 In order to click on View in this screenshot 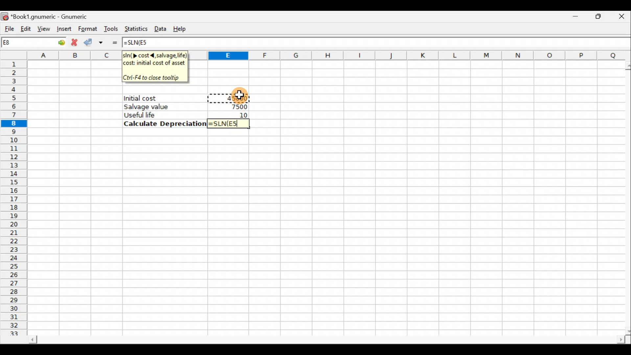, I will do `click(43, 28)`.